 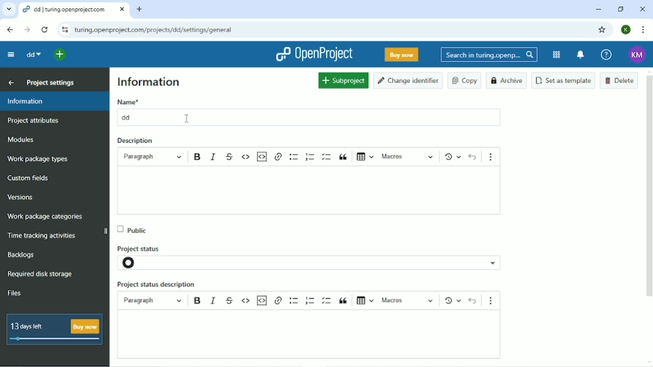 What do you see at coordinates (606, 54) in the screenshot?
I see `Help` at bounding box center [606, 54].